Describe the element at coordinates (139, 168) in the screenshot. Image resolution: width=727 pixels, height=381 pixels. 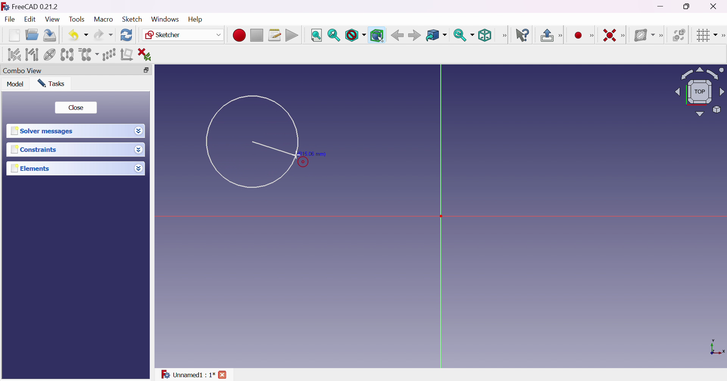
I see `Drop down` at that location.